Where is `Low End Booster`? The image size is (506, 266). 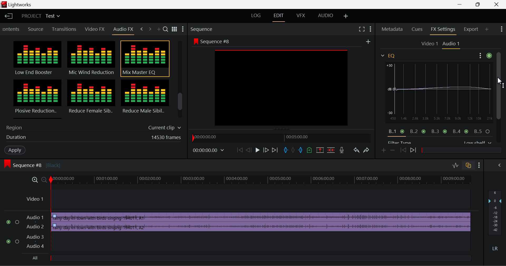 Low End Booster is located at coordinates (37, 58).